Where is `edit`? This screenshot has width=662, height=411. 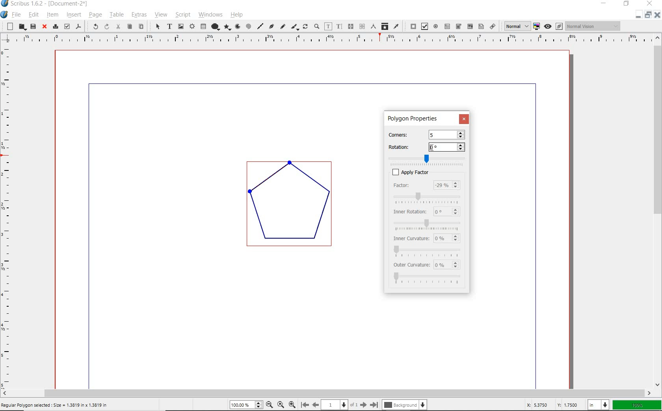
edit is located at coordinates (33, 14).